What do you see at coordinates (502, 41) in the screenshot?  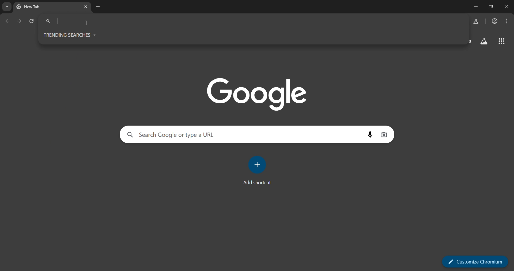 I see `google apps` at bounding box center [502, 41].